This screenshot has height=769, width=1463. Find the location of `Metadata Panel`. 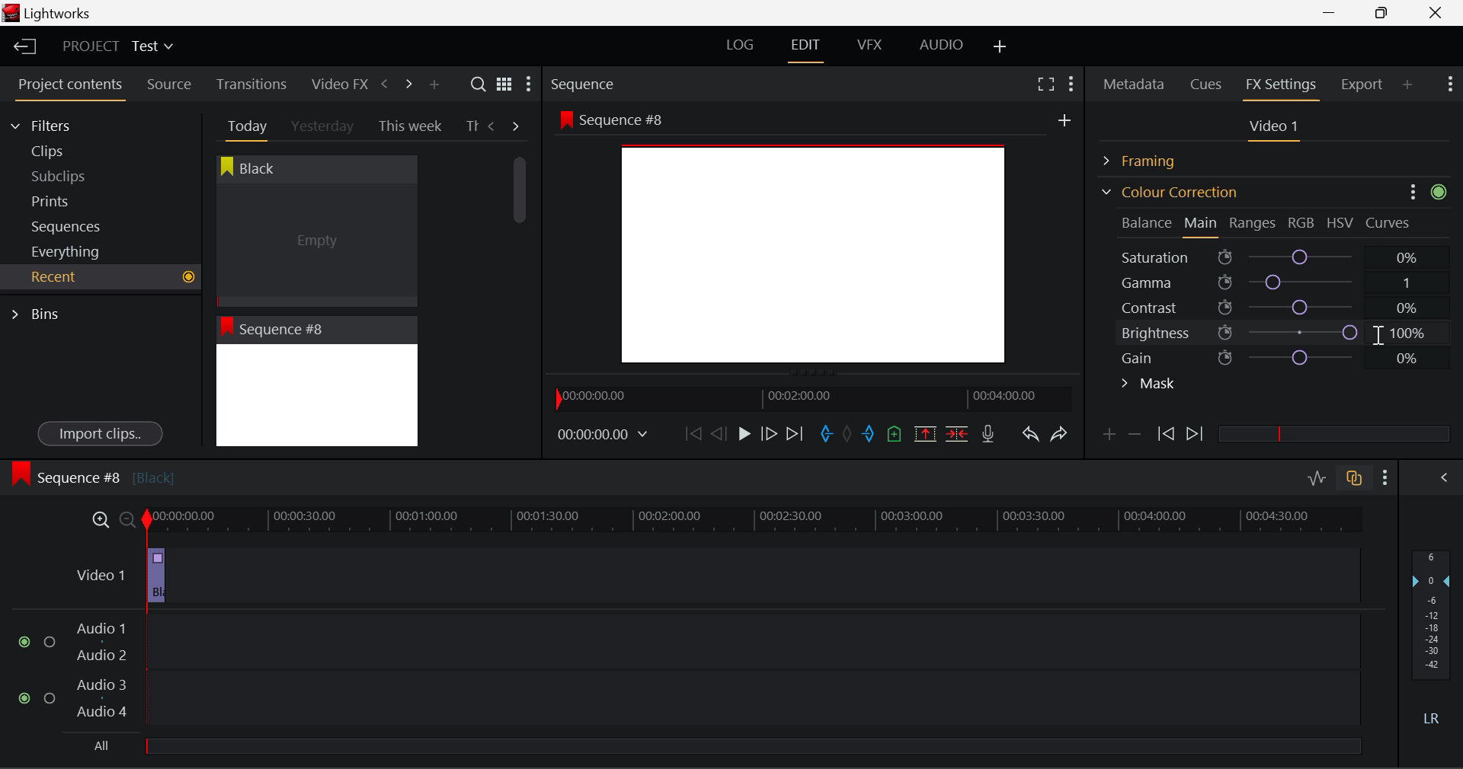

Metadata Panel is located at coordinates (1135, 81).